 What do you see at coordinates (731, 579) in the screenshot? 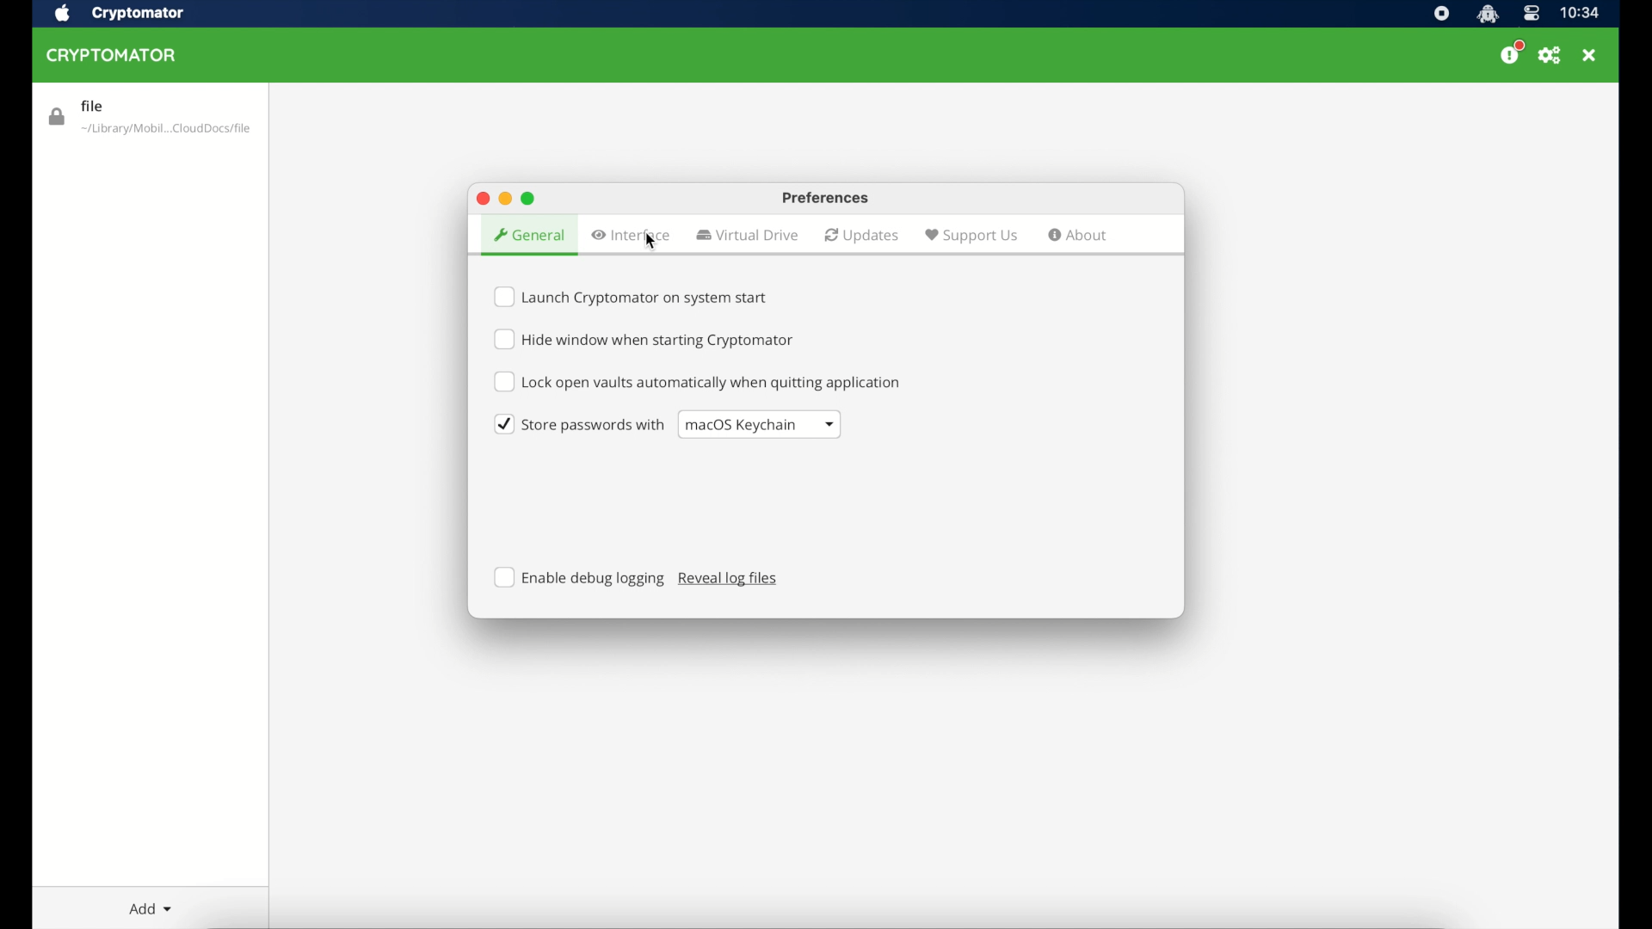
I see `reveal log files` at bounding box center [731, 579].